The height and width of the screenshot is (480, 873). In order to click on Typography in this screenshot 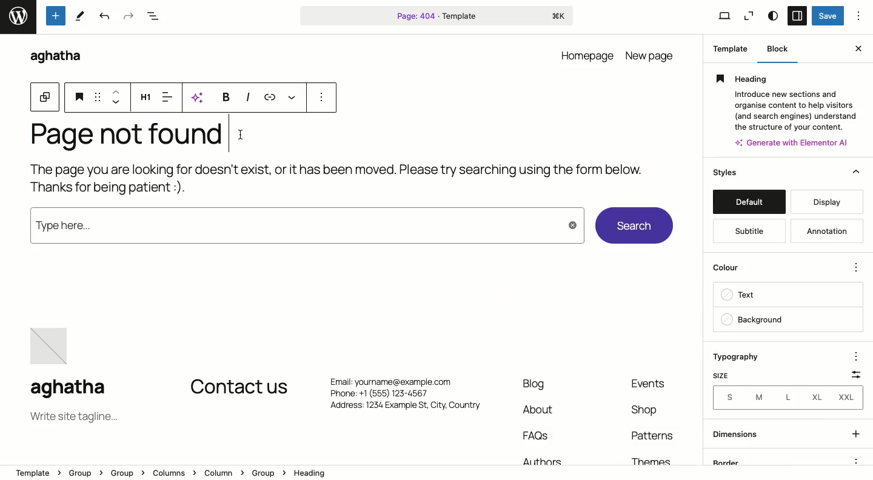, I will do `click(738, 356)`.